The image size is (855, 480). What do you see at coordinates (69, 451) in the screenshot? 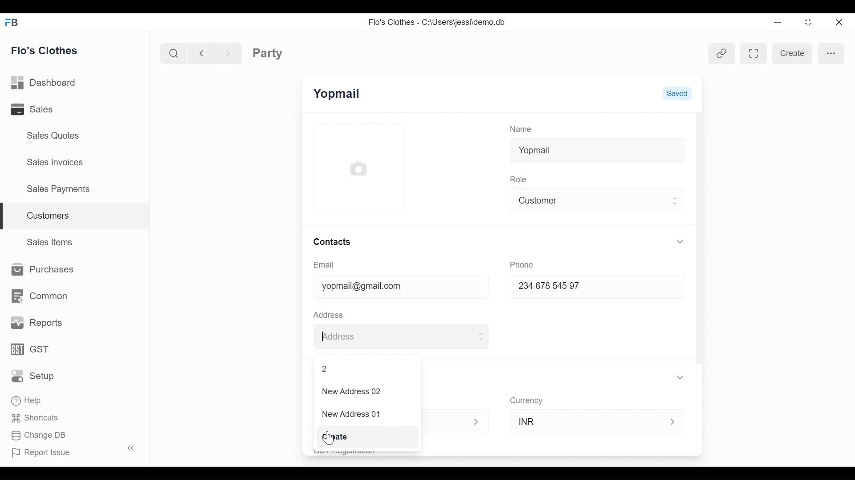
I see `Report Issue` at bounding box center [69, 451].